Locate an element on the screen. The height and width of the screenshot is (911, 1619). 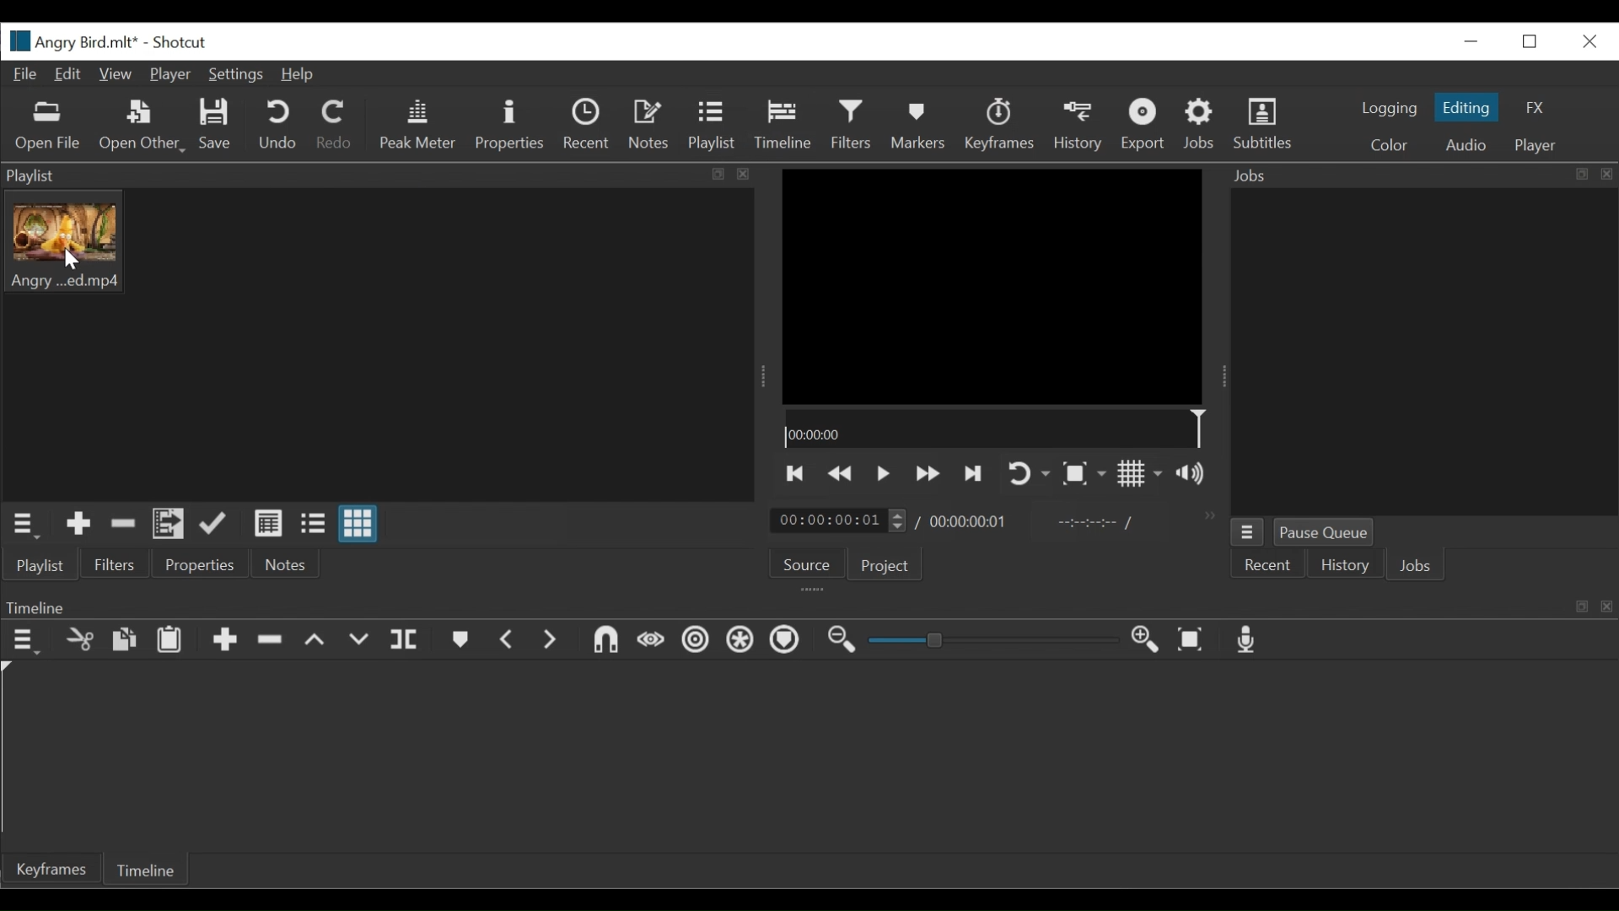
Play quickly backward is located at coordinates (842, 474).